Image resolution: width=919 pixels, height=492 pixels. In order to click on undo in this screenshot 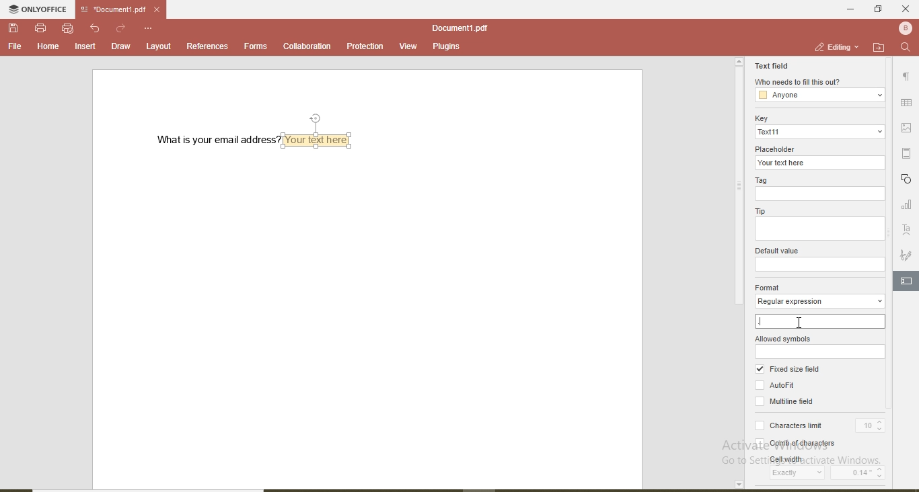, I will do `click(97, 28)`.